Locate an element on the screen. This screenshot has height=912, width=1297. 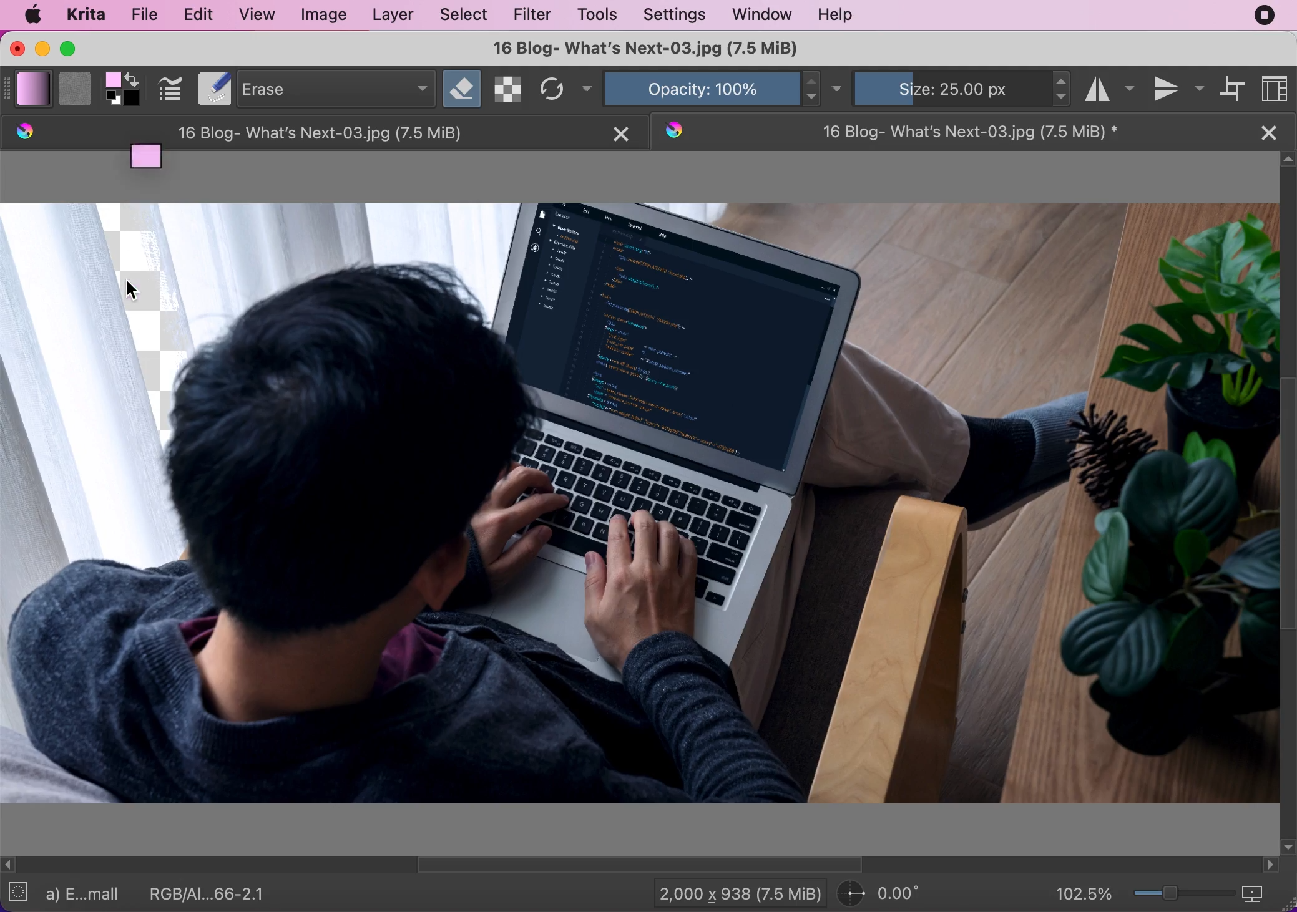
Notepad is located at coordinates (212, 89).